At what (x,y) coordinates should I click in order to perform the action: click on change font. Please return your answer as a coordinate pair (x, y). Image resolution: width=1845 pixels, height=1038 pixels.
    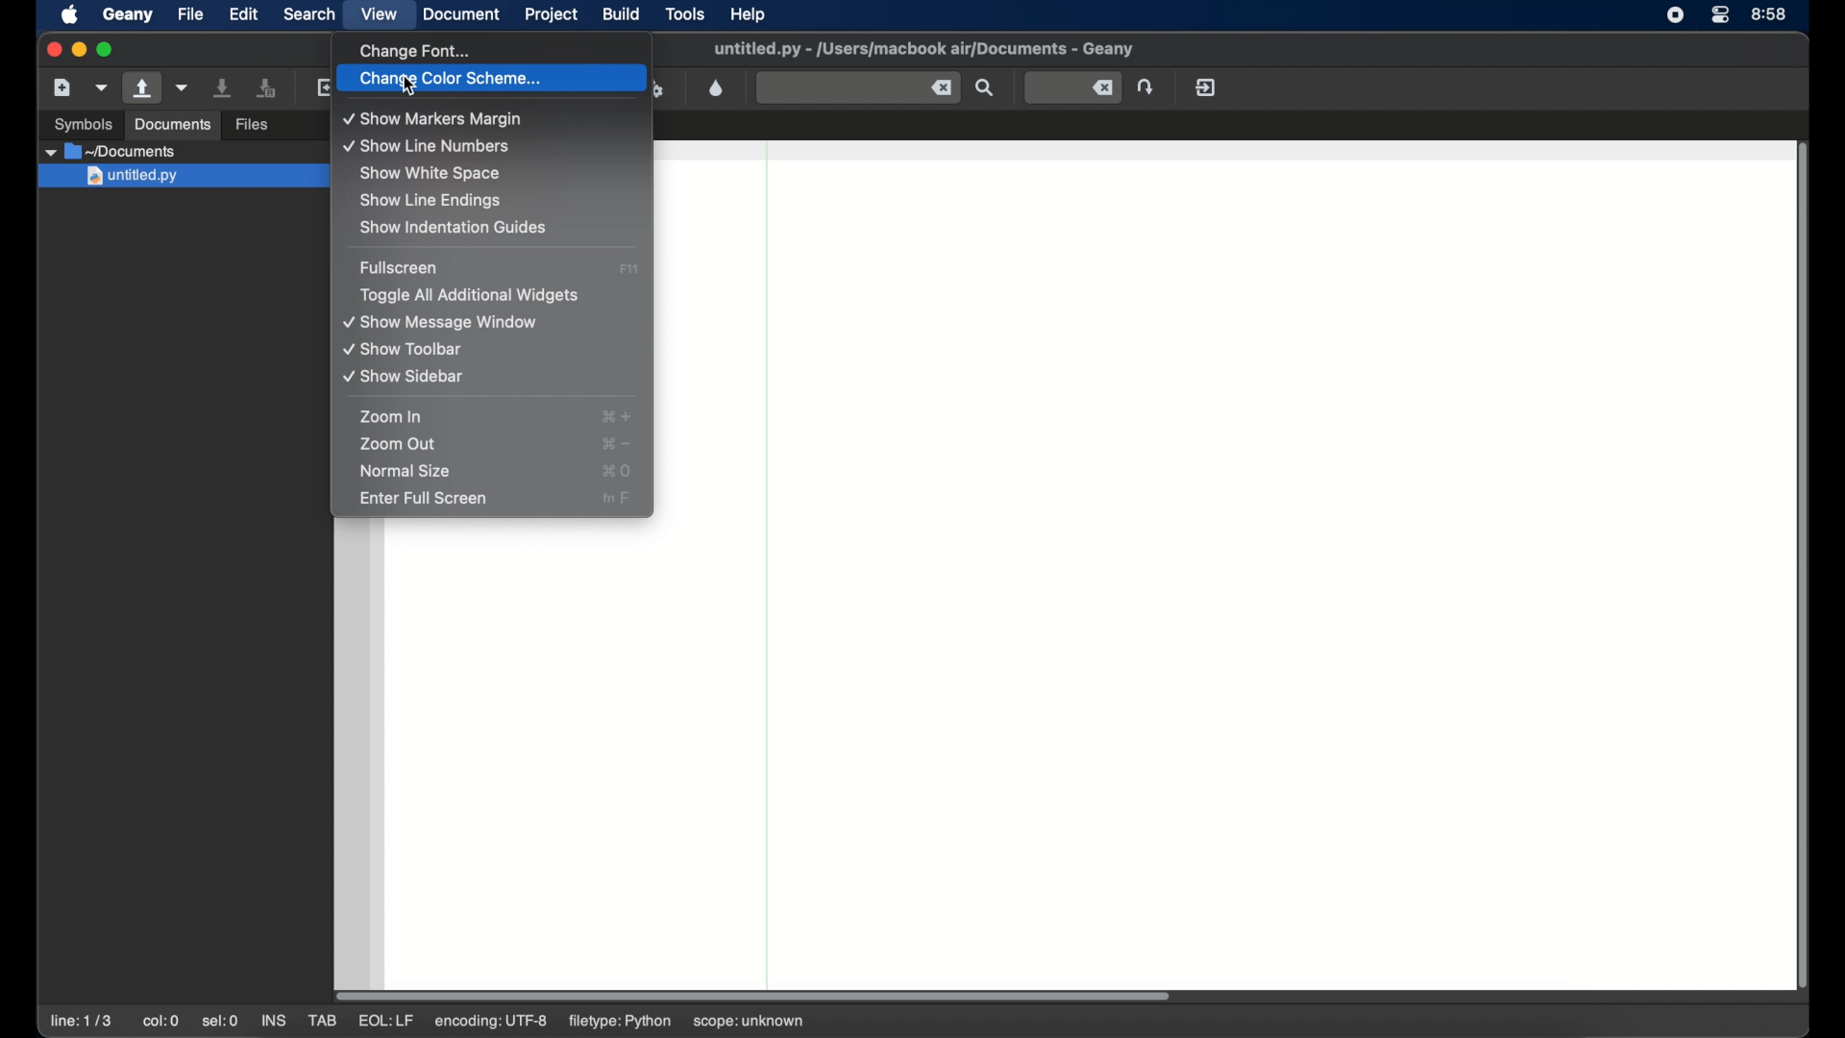
    Looking at the image, I should click on (416, 50).